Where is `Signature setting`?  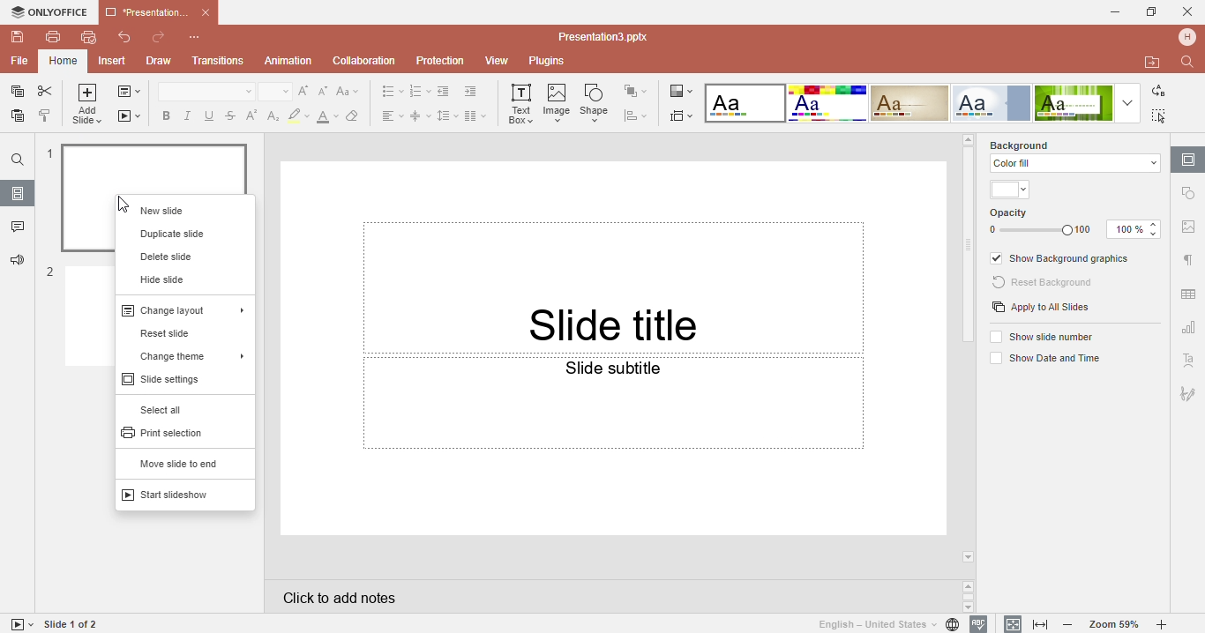 Signature setting is located at coordinates (1187, 391).